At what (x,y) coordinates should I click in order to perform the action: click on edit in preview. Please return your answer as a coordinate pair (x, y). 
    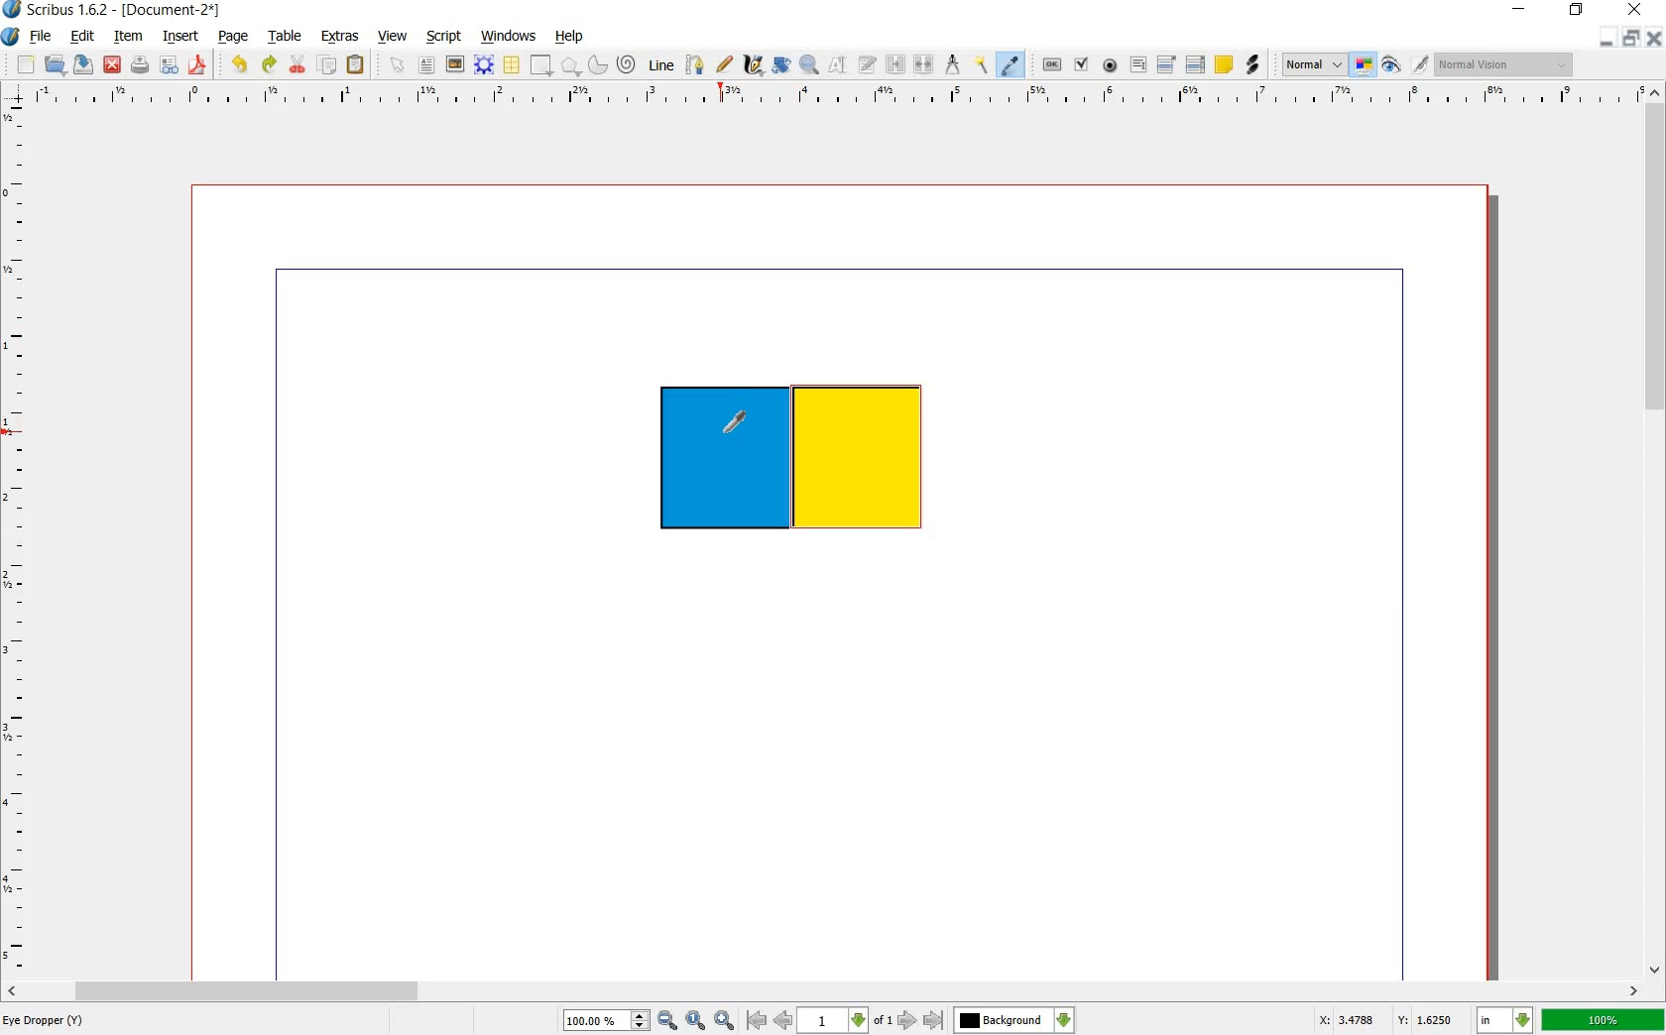
    Looking at the image, I should click on (1419, 63).